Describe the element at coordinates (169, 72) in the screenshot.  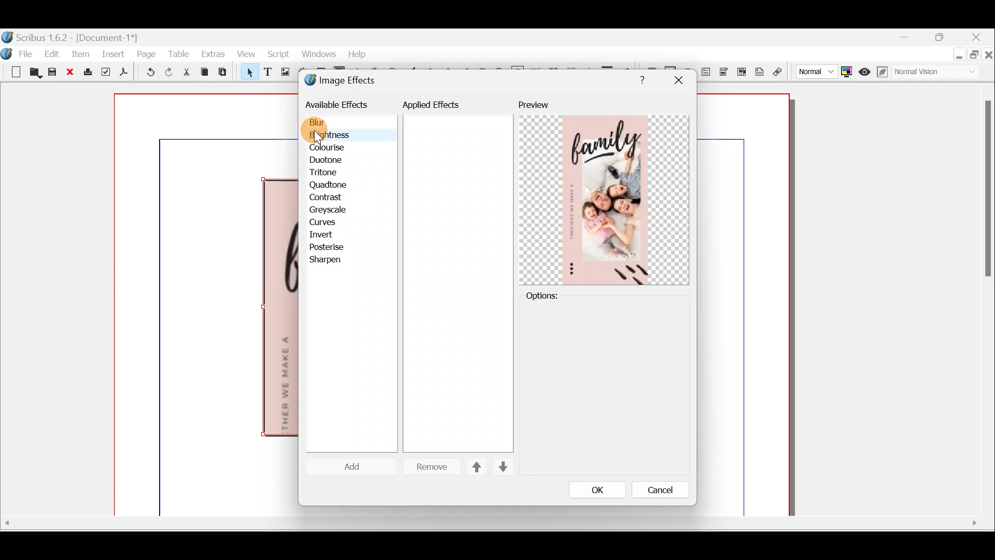
I see `Redo` at that location.